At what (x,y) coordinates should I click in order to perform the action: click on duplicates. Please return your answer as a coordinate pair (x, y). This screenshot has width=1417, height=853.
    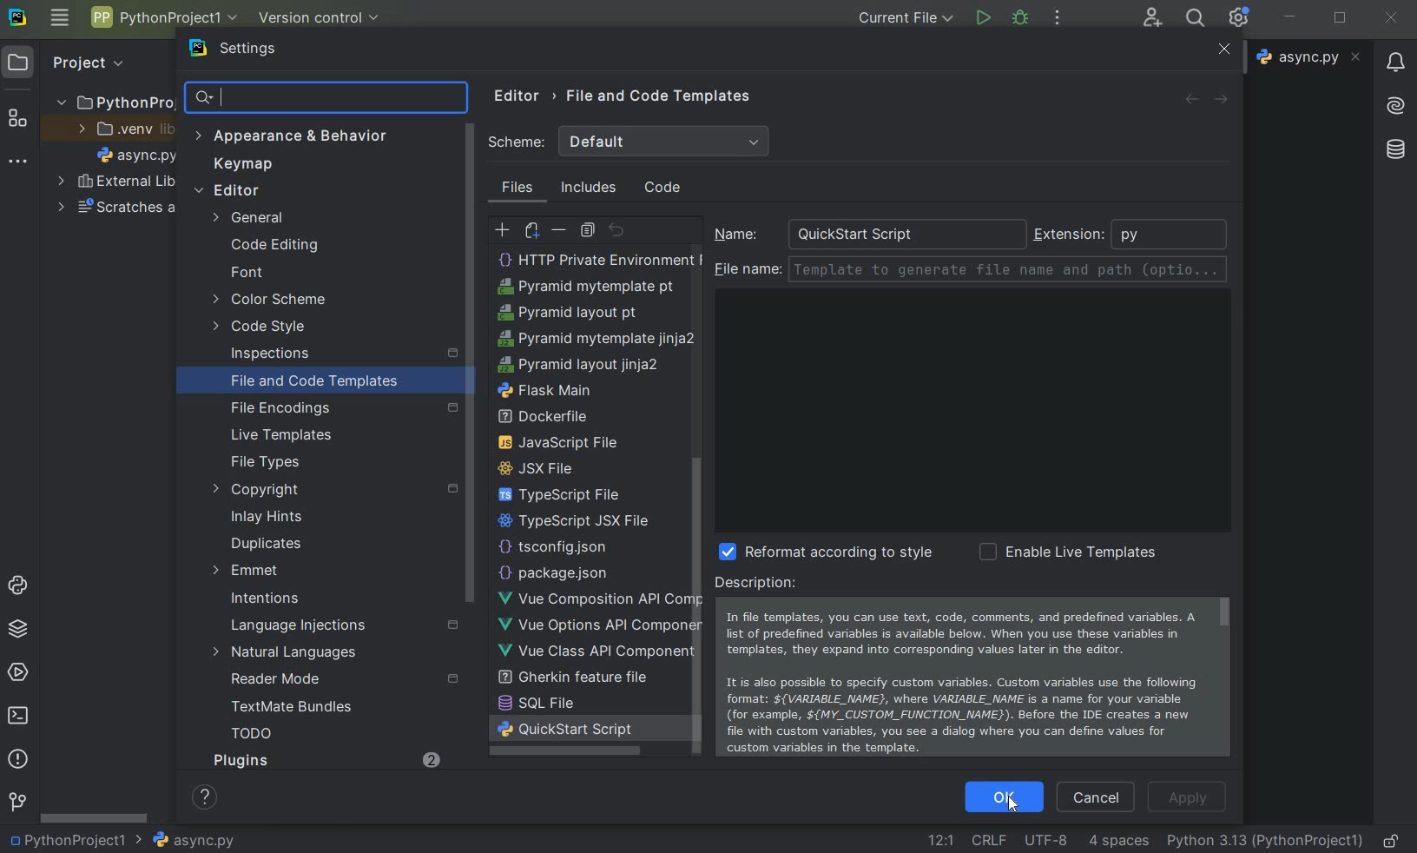
    Looking at the image, I should click on (276, 545).